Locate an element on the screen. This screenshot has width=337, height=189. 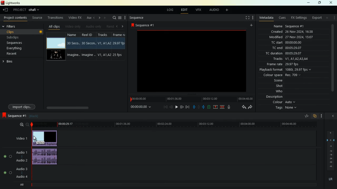
back is located at coordinates (6, 10).